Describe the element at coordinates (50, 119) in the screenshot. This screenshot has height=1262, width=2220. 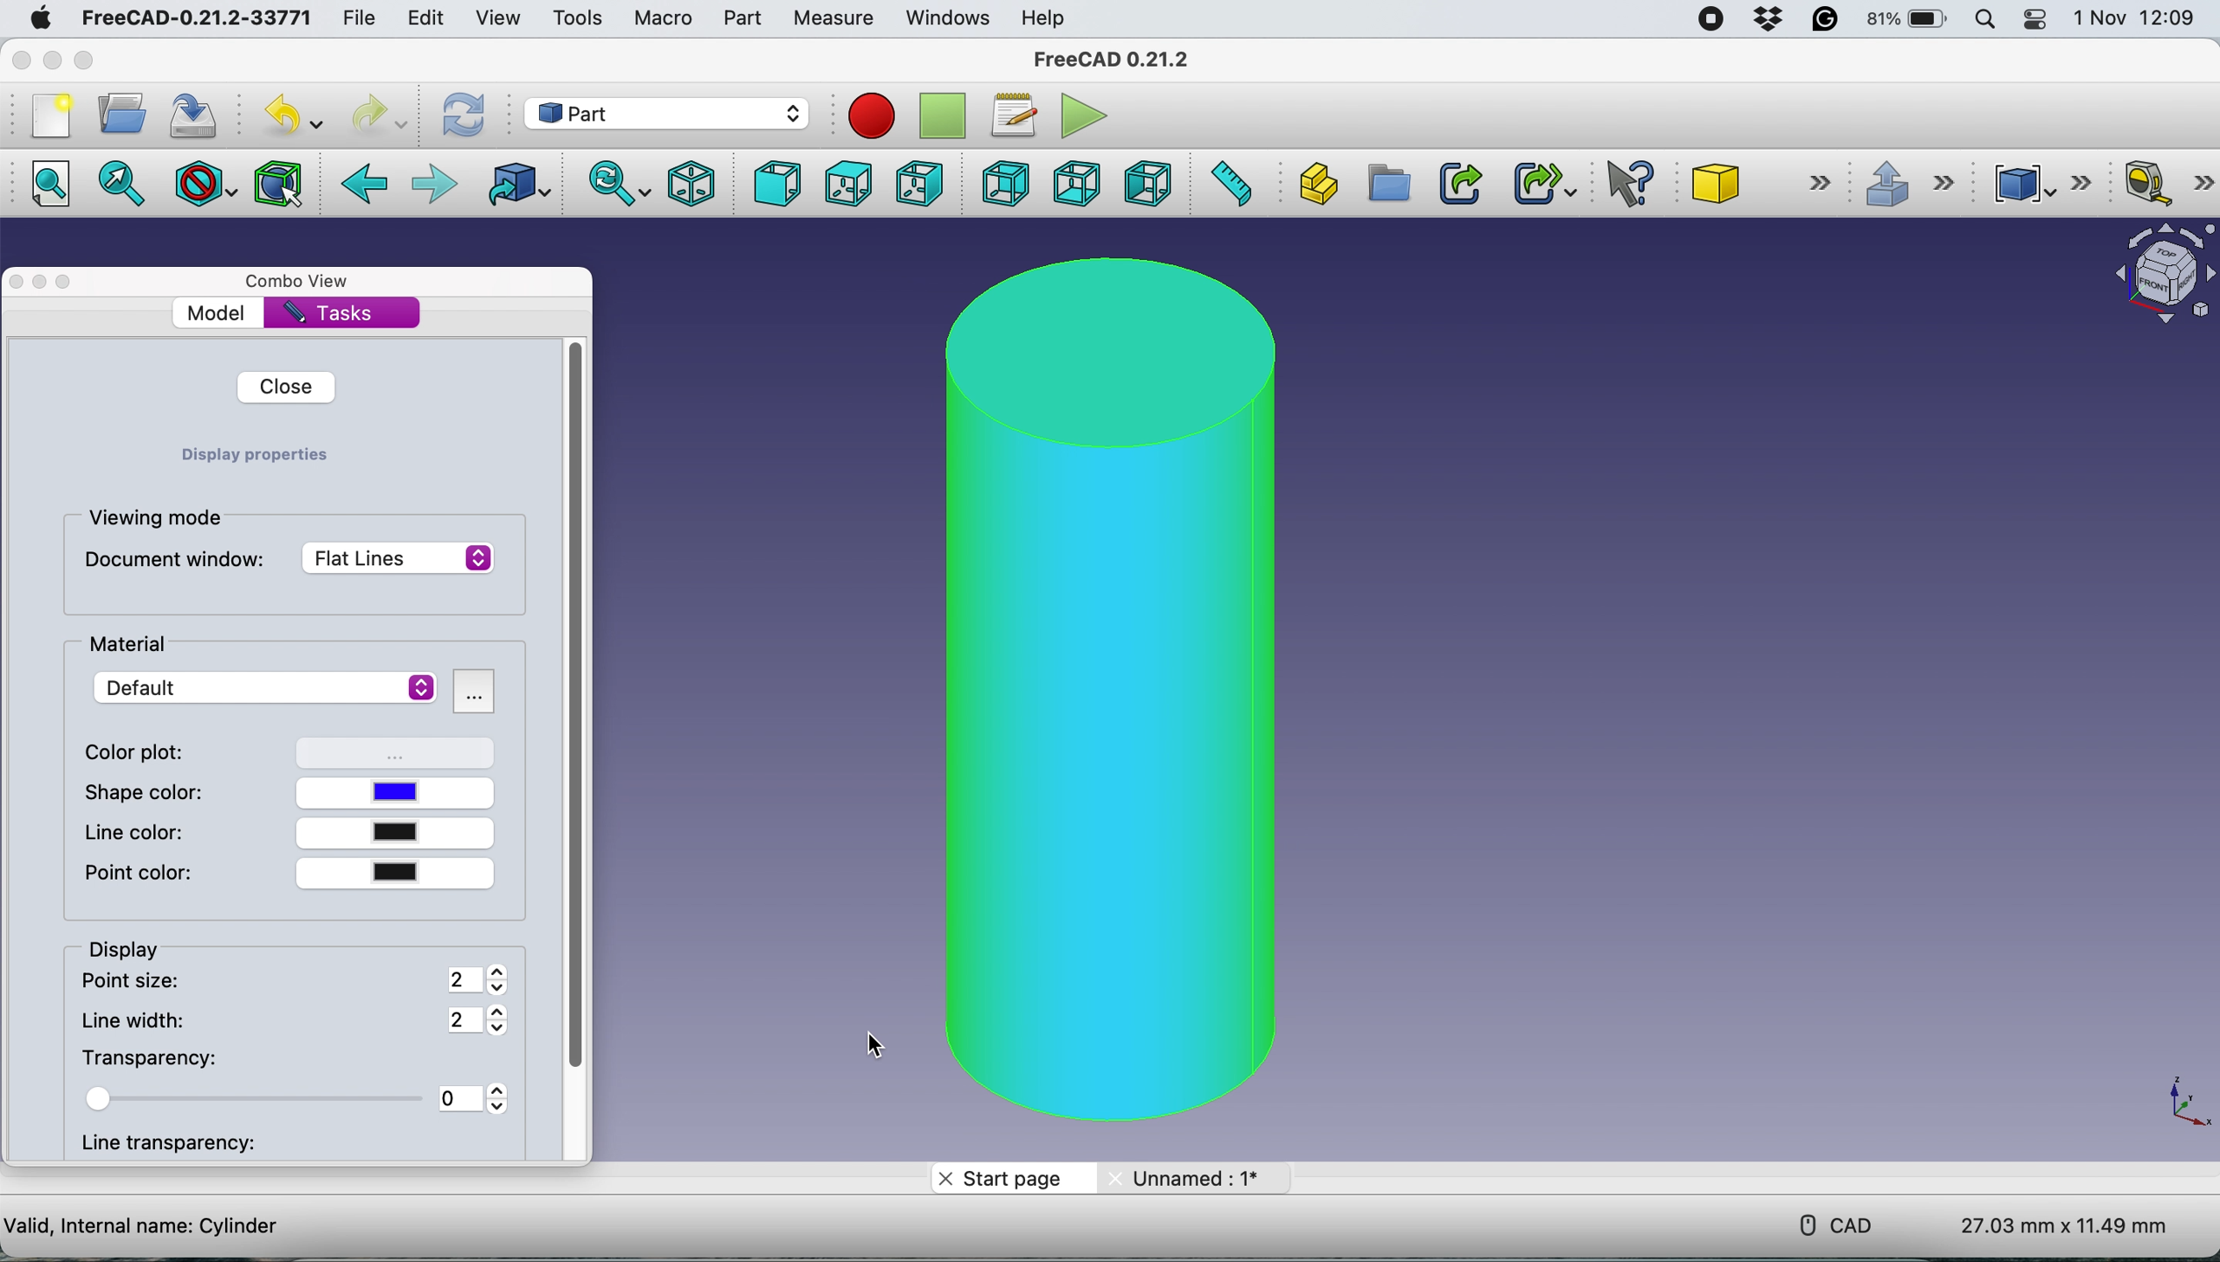
I see `new` at that location.